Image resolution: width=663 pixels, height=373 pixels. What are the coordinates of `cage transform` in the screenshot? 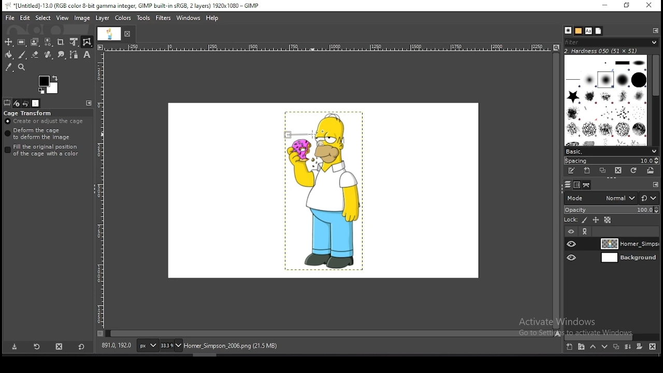 It's located at (28, 113).